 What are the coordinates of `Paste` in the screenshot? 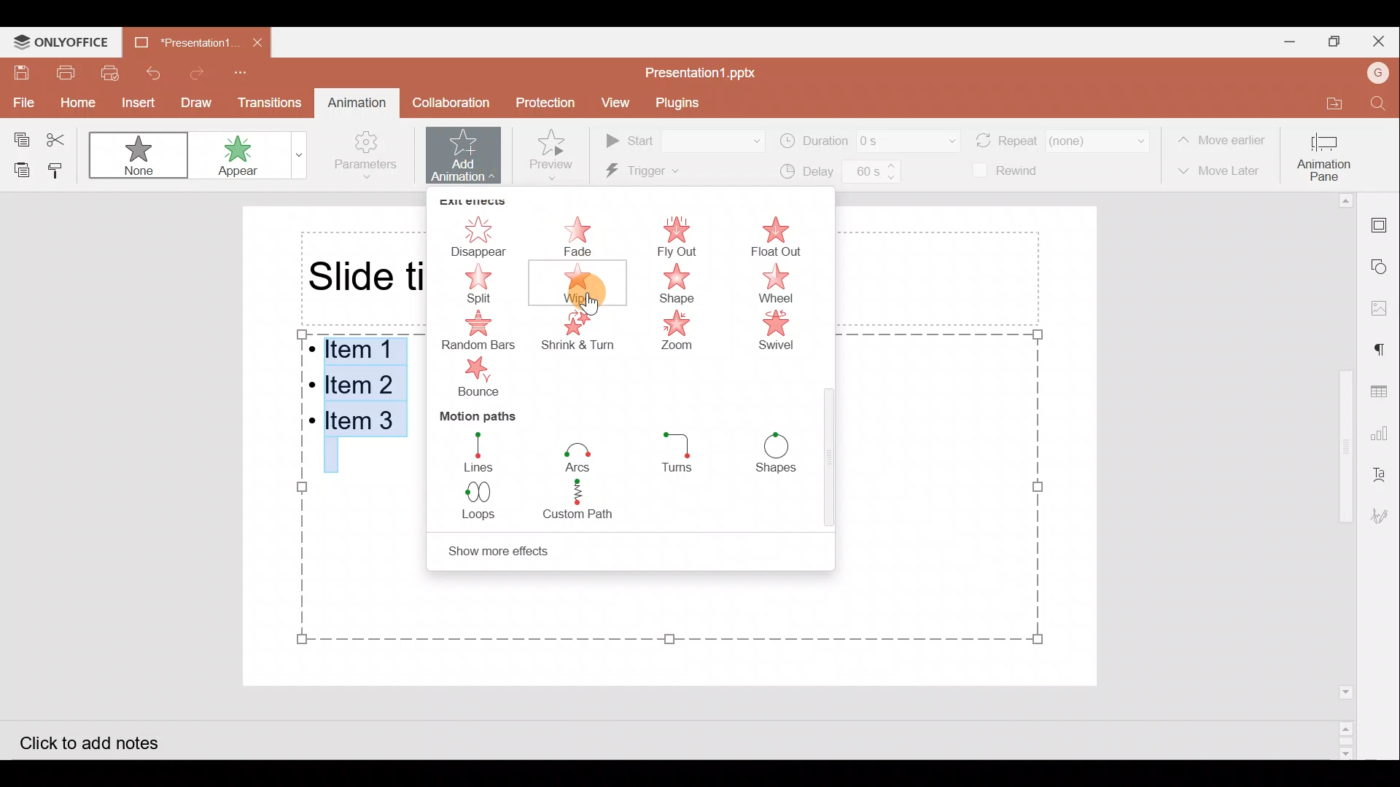 It's located at (21, 168).